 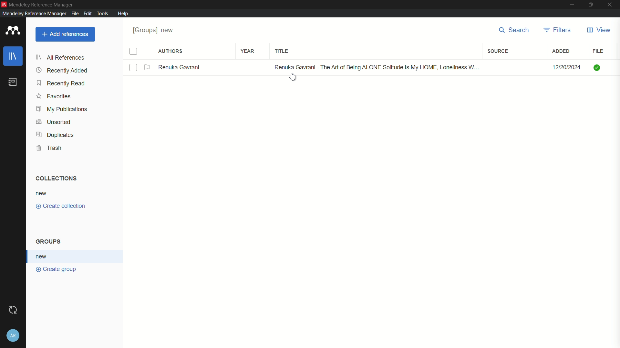 What do you see at coordinates (373, 66) in the screenshot?
I see `Renuka Gavrani-The Art of Being ALONE Solitude Is My HOME, Loneliness W...` at bounding box center [373, 66].